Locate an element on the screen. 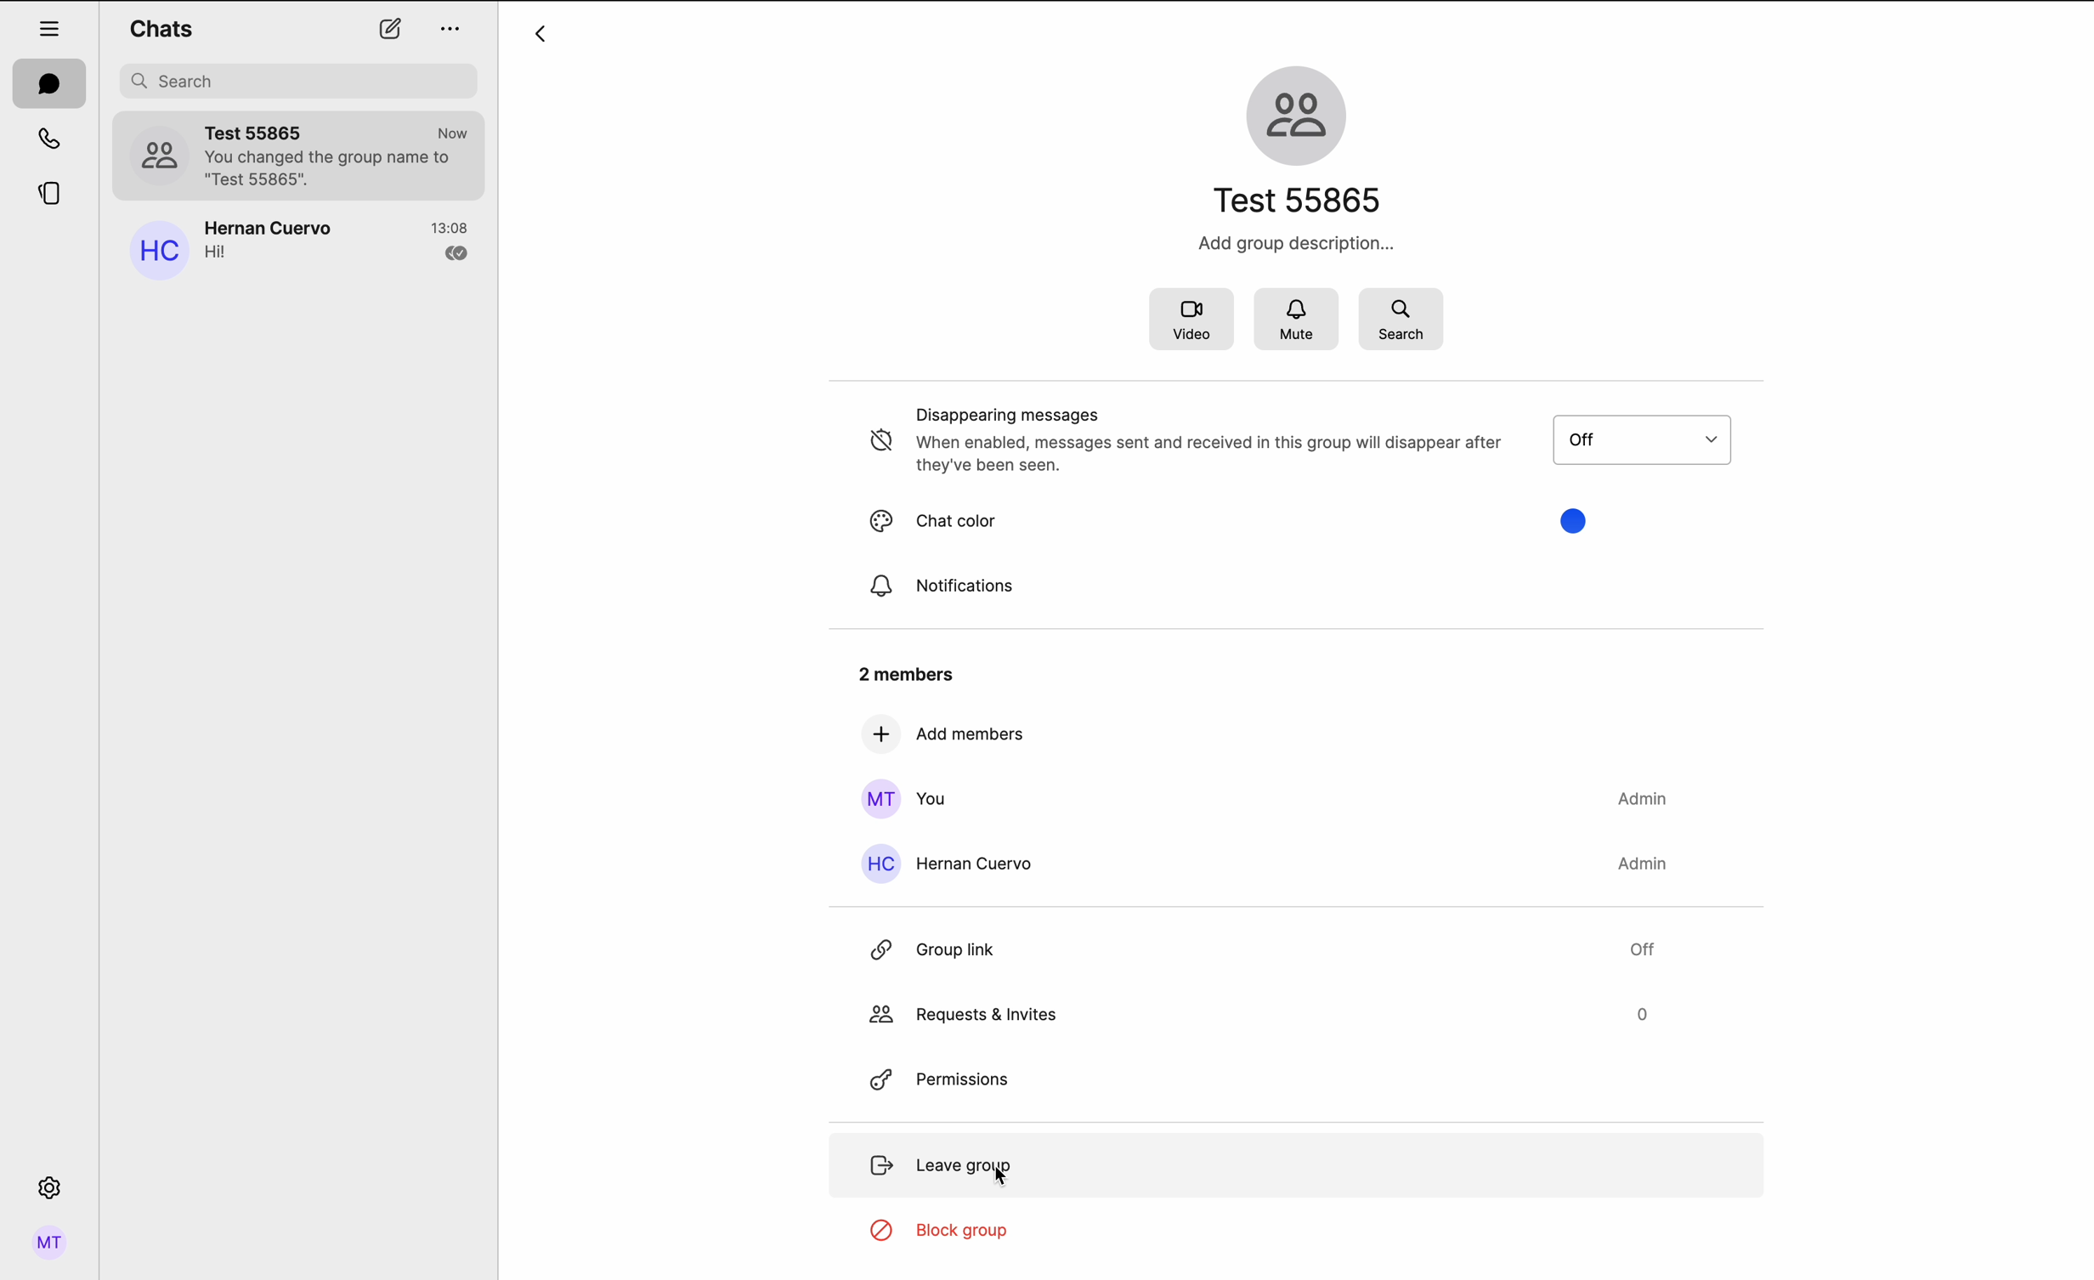  more options is located at coordinates (453, 31).